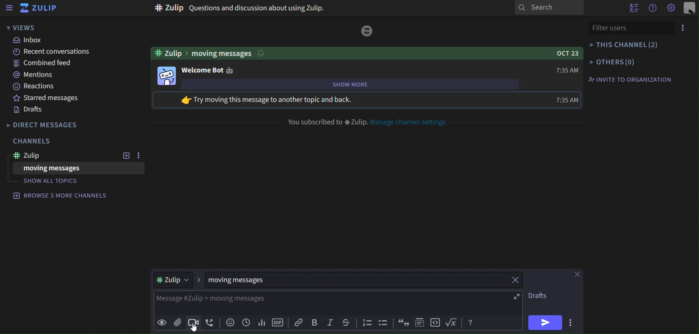  Describe the element at coordinates (42, 63) in the screenshot. I see `combined feed` at that location.